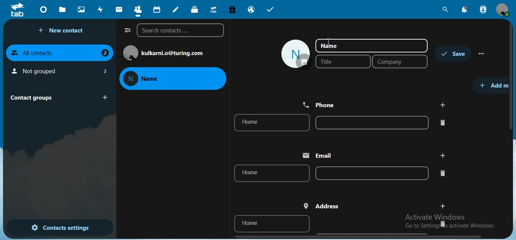 Image resolution: width=516 pixels, height=240 pixels. I want to click on , so click(371, 172).